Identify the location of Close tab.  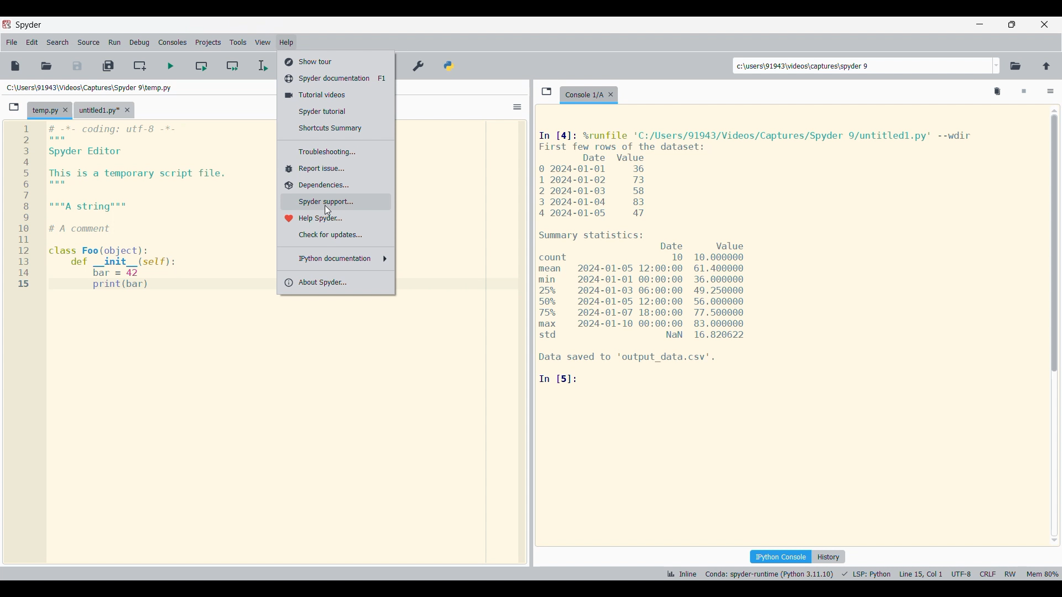
(611, 95).